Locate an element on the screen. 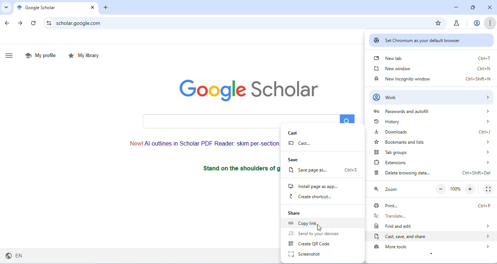 The width and height of the screenshot is (497, 264). new tab is located at coordinates (434, 57).